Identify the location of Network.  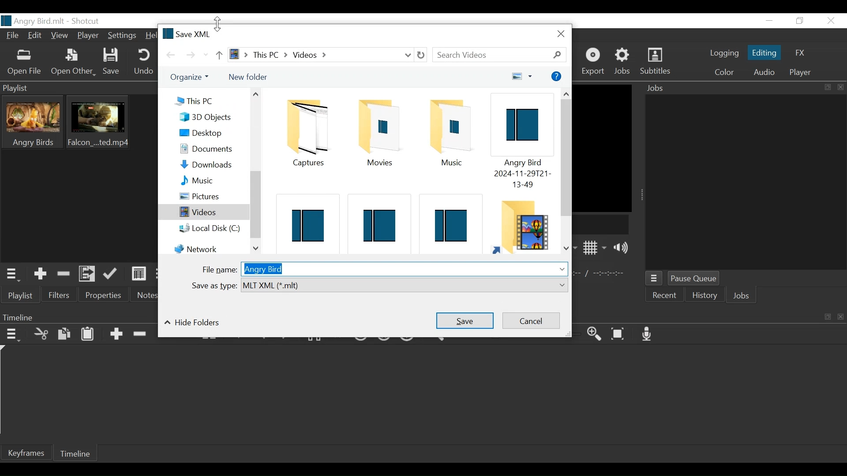
(207, 246).